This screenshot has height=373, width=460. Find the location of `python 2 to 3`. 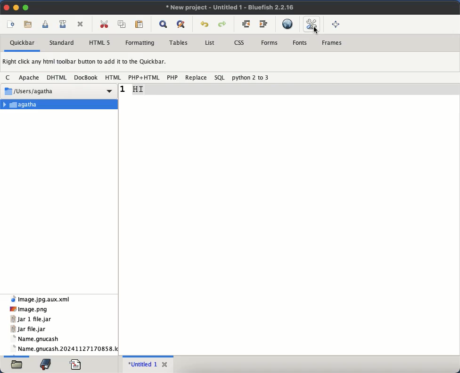

python 2 to 3 is located at coordinates (252, 78).